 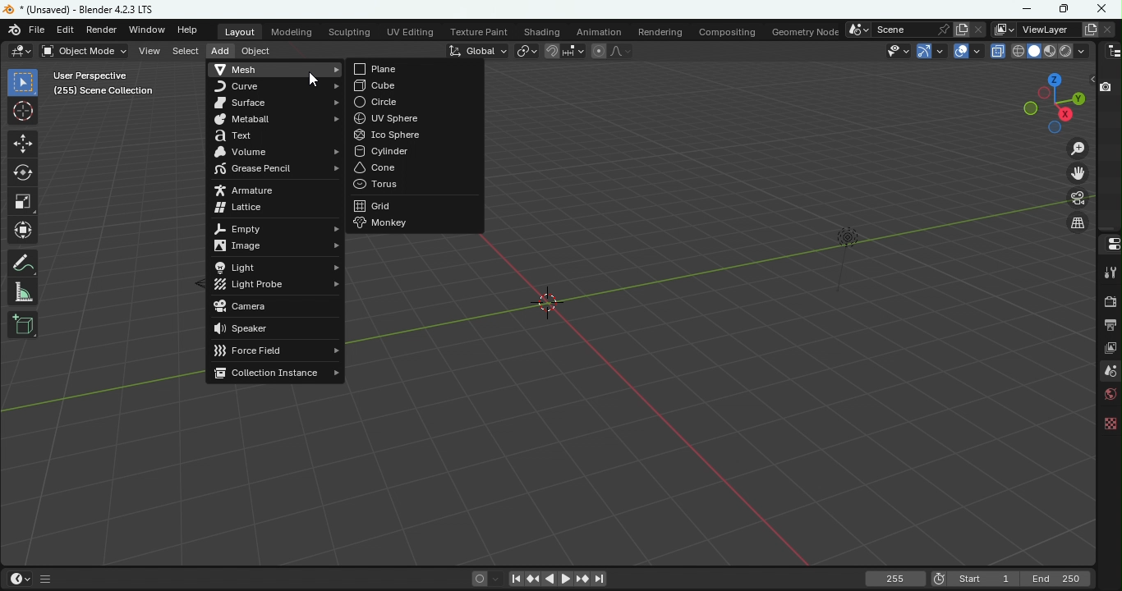 I want to click on Snapping, so click(x=577, y=52).